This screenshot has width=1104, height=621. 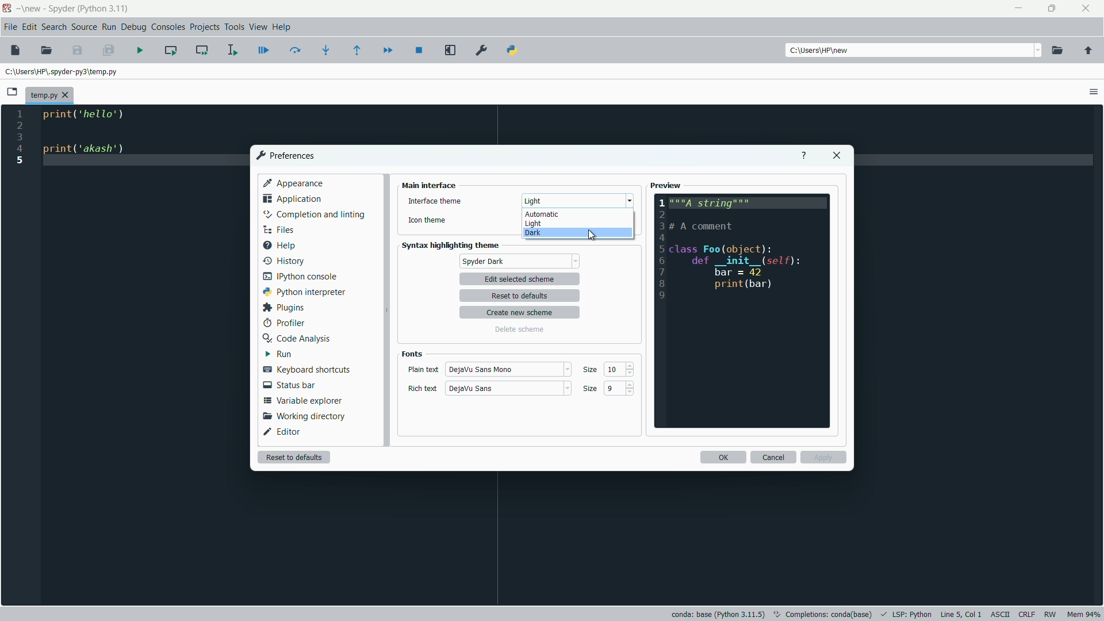 I want to click on run, so click(x=277, y=354).